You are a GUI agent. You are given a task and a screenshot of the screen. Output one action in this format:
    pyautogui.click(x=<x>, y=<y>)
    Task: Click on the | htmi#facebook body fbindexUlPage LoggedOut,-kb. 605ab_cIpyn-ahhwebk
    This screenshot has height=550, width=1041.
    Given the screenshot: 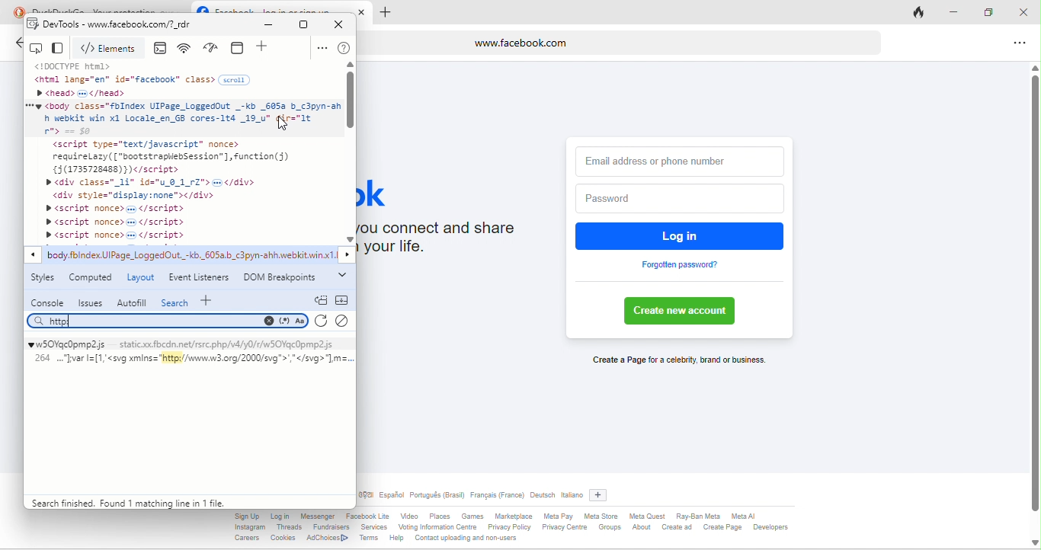 What is the action you would take?
    pyautogui.click(x=191, y=257)
    